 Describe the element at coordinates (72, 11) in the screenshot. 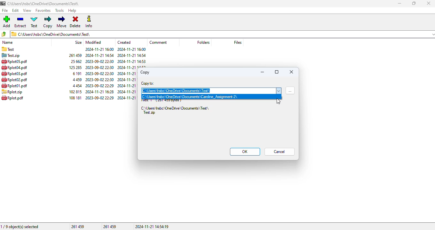

I see `help` at that location.